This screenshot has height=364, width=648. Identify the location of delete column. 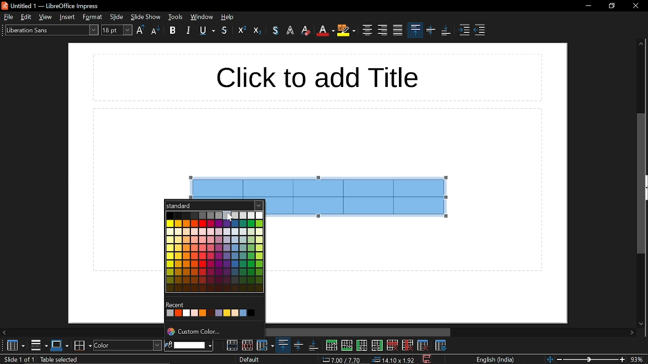
(407, 345).